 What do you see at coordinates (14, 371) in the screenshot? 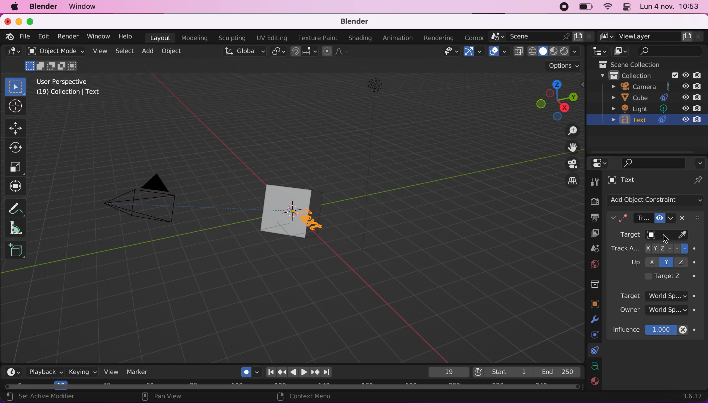
I see `editor type` at bounding box center [14, 371].